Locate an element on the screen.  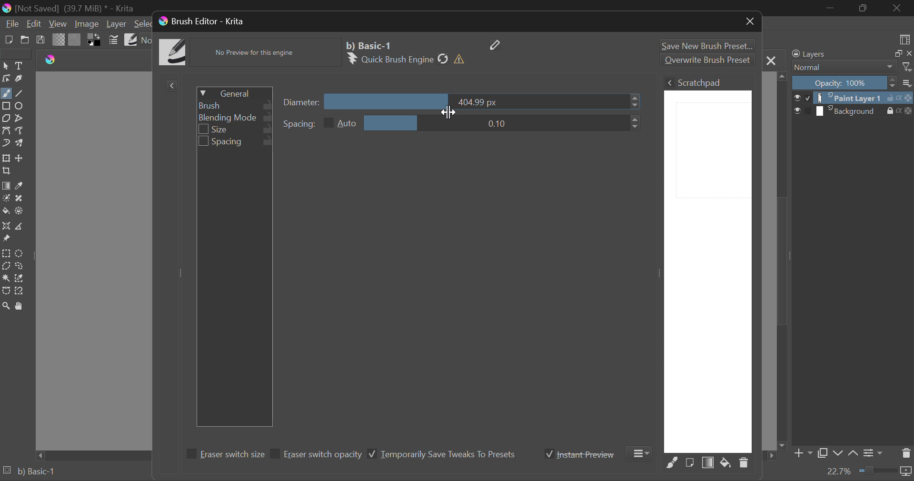
Circular Selection is located at coordinates (20, 253).